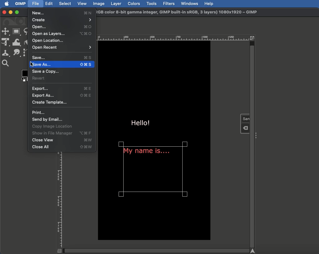 This screenshot has width=319, height=254. I want to click on Apple logo, so click(7, 4).